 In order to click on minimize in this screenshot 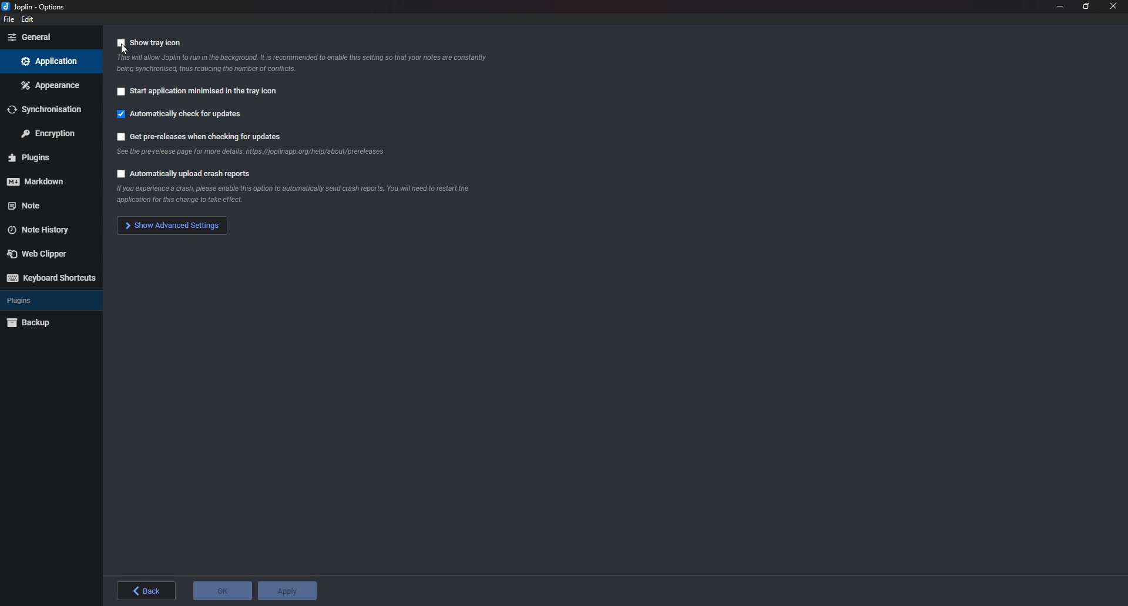, I will do `click(1060, 6)`.